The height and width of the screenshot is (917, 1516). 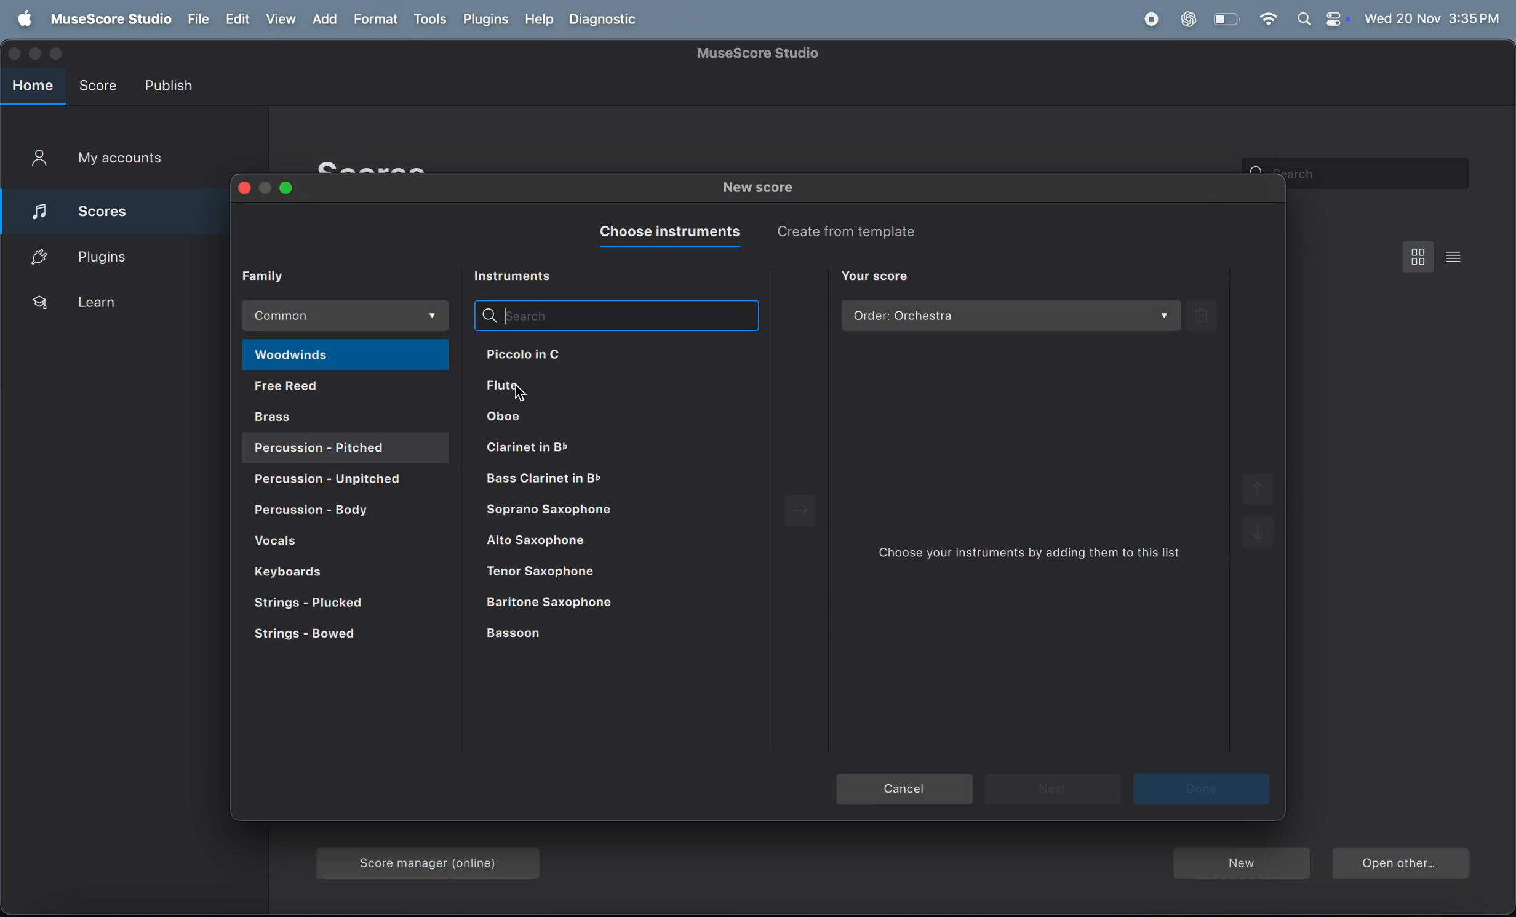 I want to click on new score, so click(x=762, y=190).